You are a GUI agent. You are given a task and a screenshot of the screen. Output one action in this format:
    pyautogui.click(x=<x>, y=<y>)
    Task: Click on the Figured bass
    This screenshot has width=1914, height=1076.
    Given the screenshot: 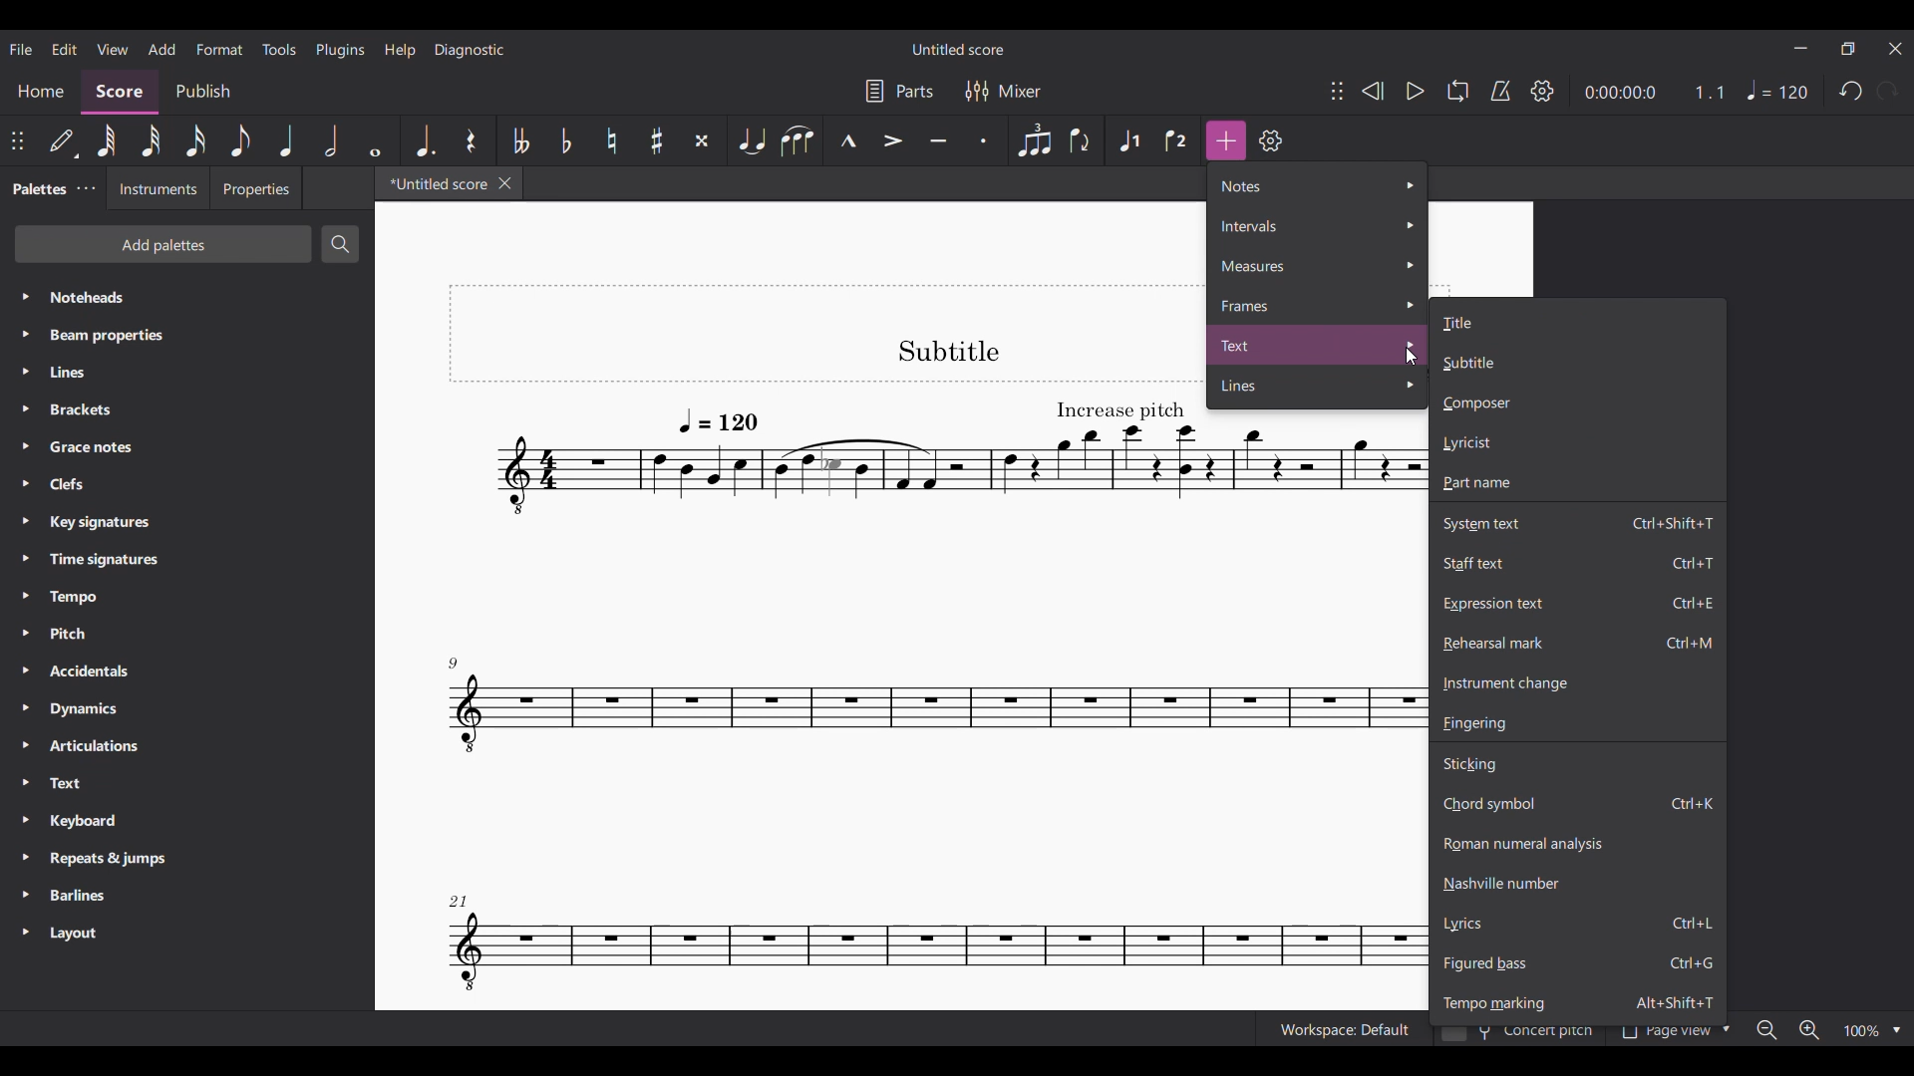 What is the action you would take?
    pyautogui.click(x=1577, y=963)
    